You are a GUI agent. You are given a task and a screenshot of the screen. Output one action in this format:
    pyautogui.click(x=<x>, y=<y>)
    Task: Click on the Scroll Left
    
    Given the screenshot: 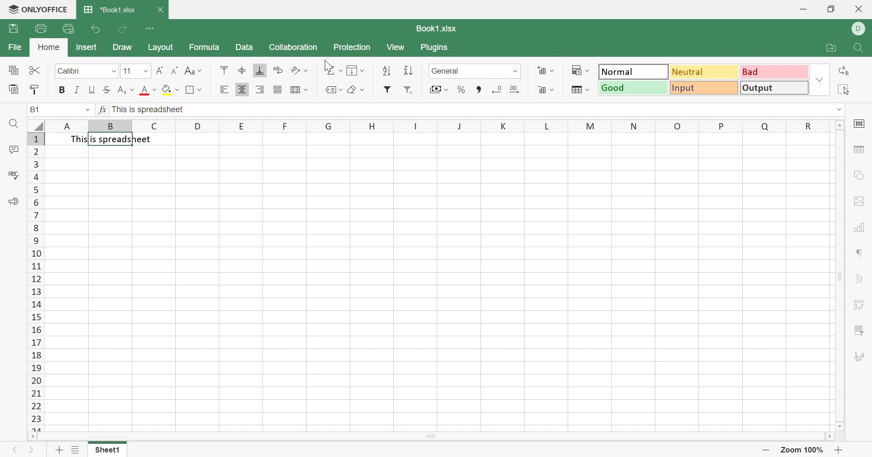 What is the action you would take?
    pyautogui.click(x=32, y=436)
    